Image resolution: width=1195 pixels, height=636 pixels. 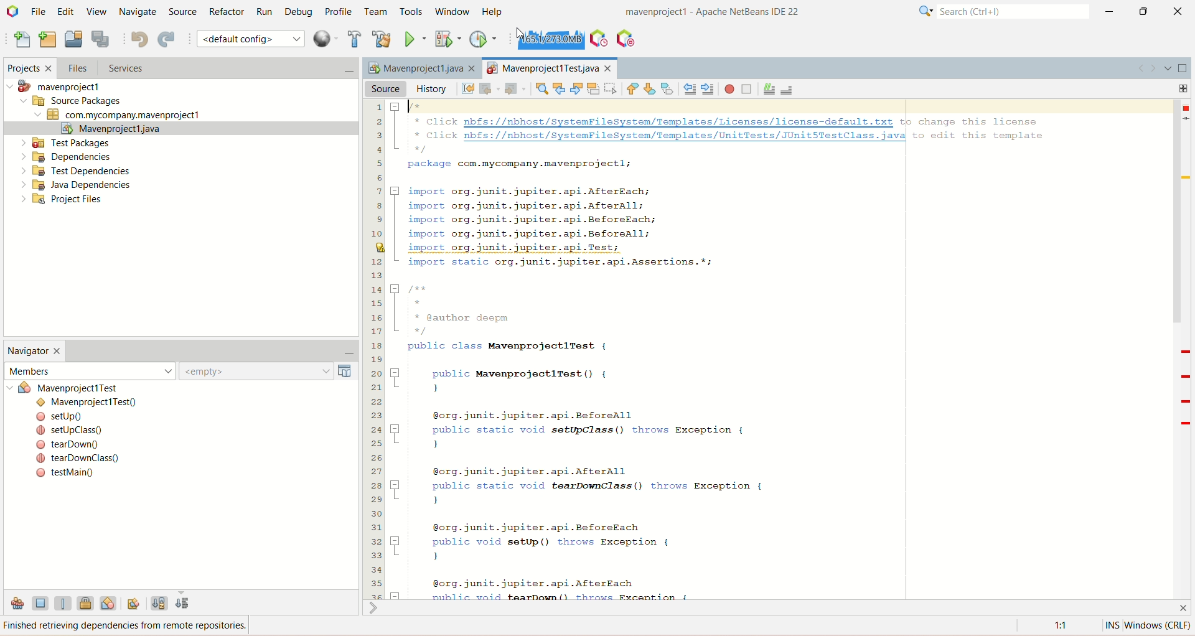 What do you see at coordinates (1179, 88) in the screenshot?
I see `add` at bounding box center [1179, 88].